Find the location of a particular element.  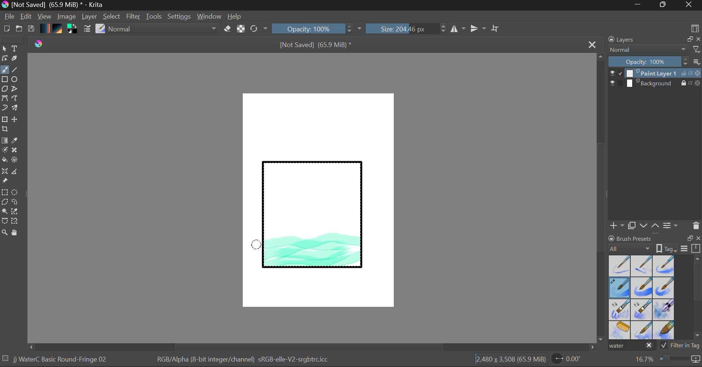

Brush Size is located at coordinates (407, 28).